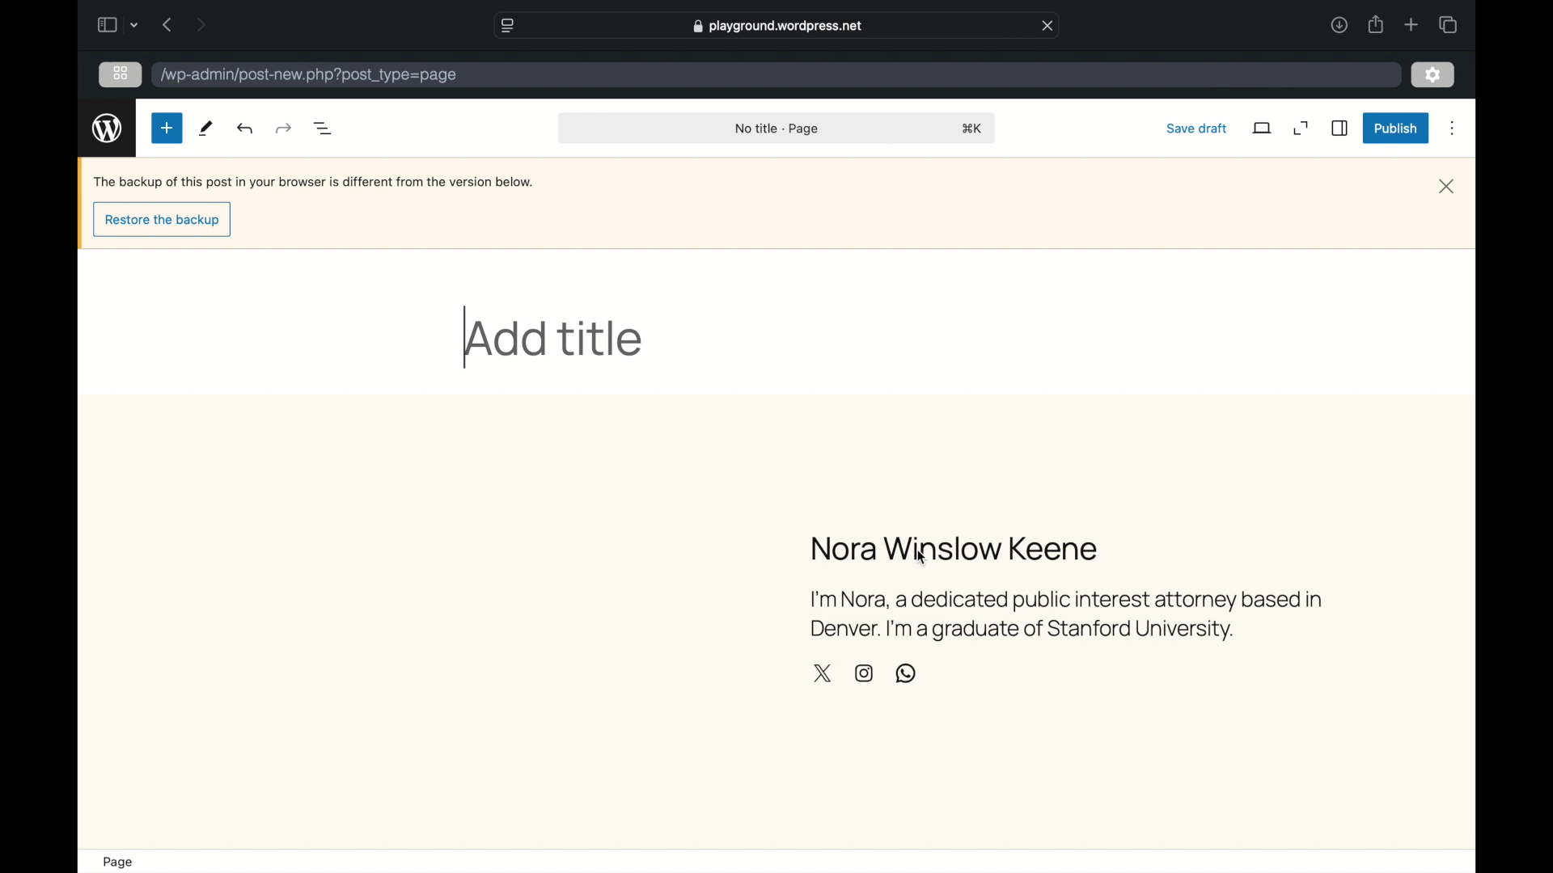  I want to click on close, so click(1047, 25).